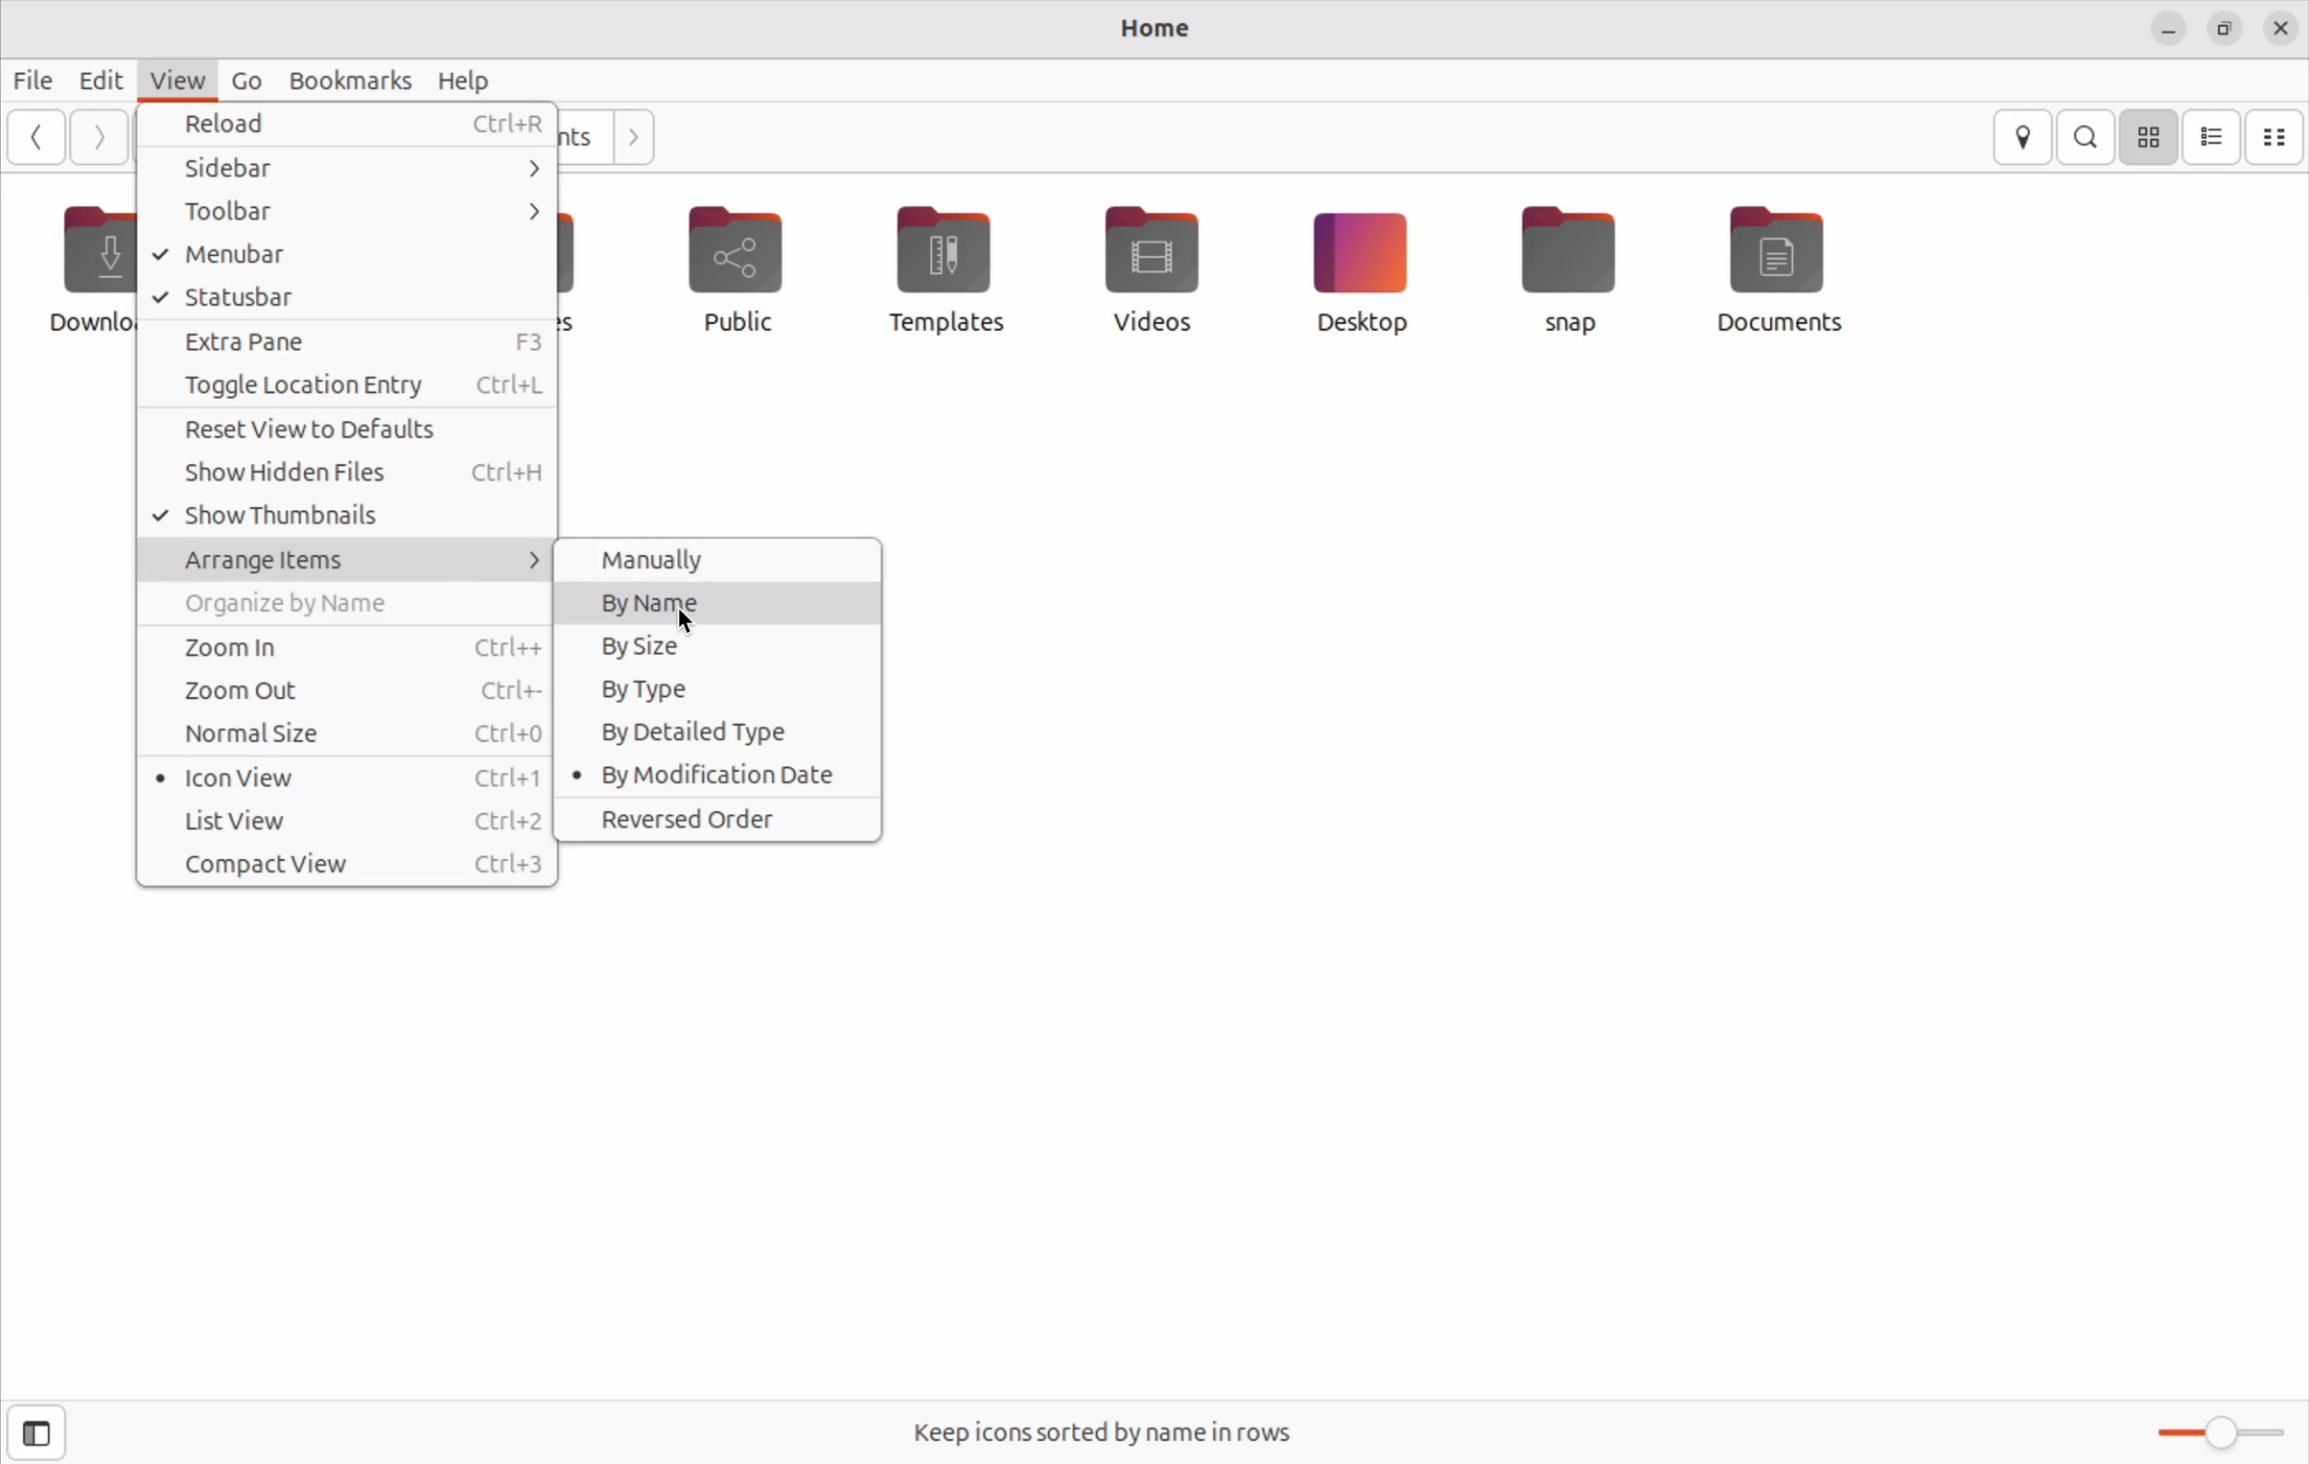  Describe the element at coordinates (178, 79) in the screenshot. I see `view` at that location.